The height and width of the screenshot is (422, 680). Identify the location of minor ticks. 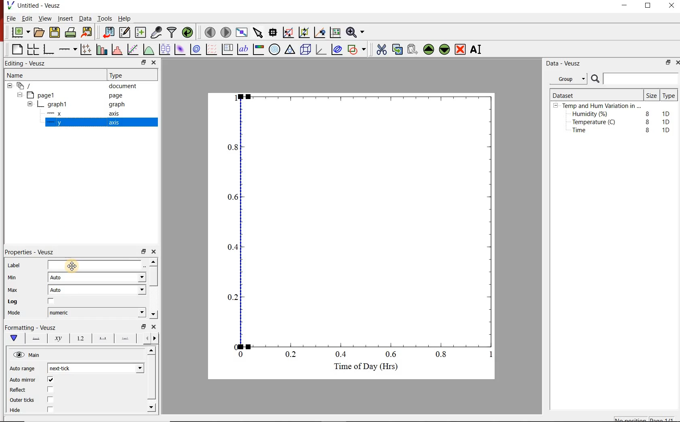
(126, 339).